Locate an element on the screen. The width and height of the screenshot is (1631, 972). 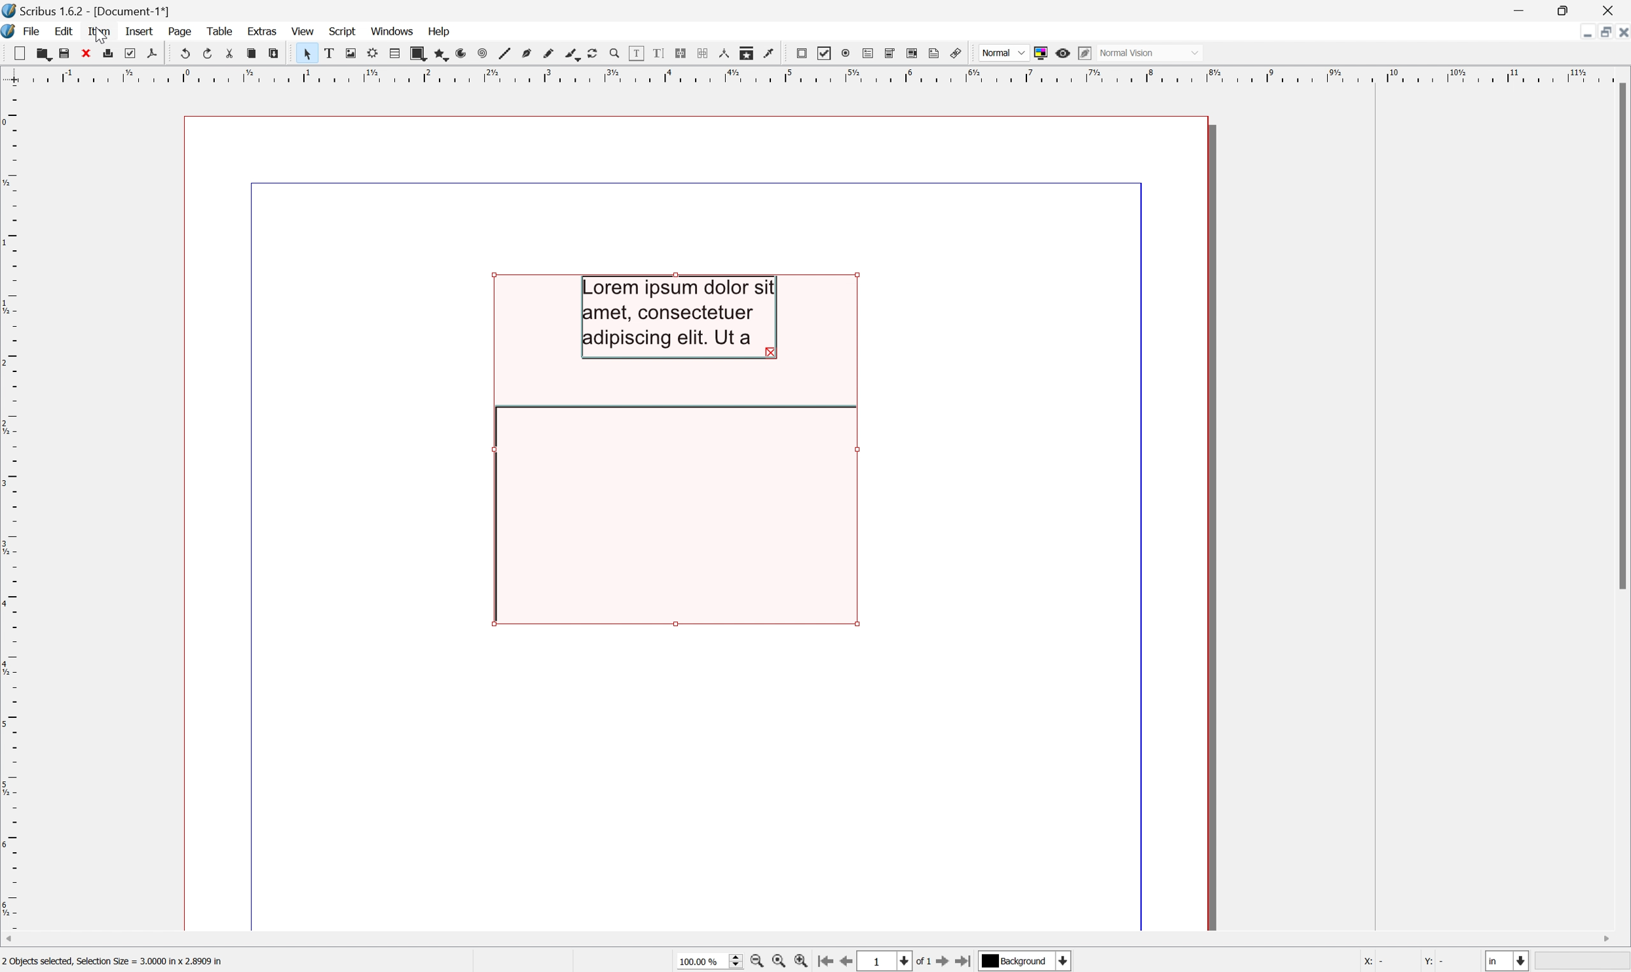
of 1 is located at coordinates (920, 962).